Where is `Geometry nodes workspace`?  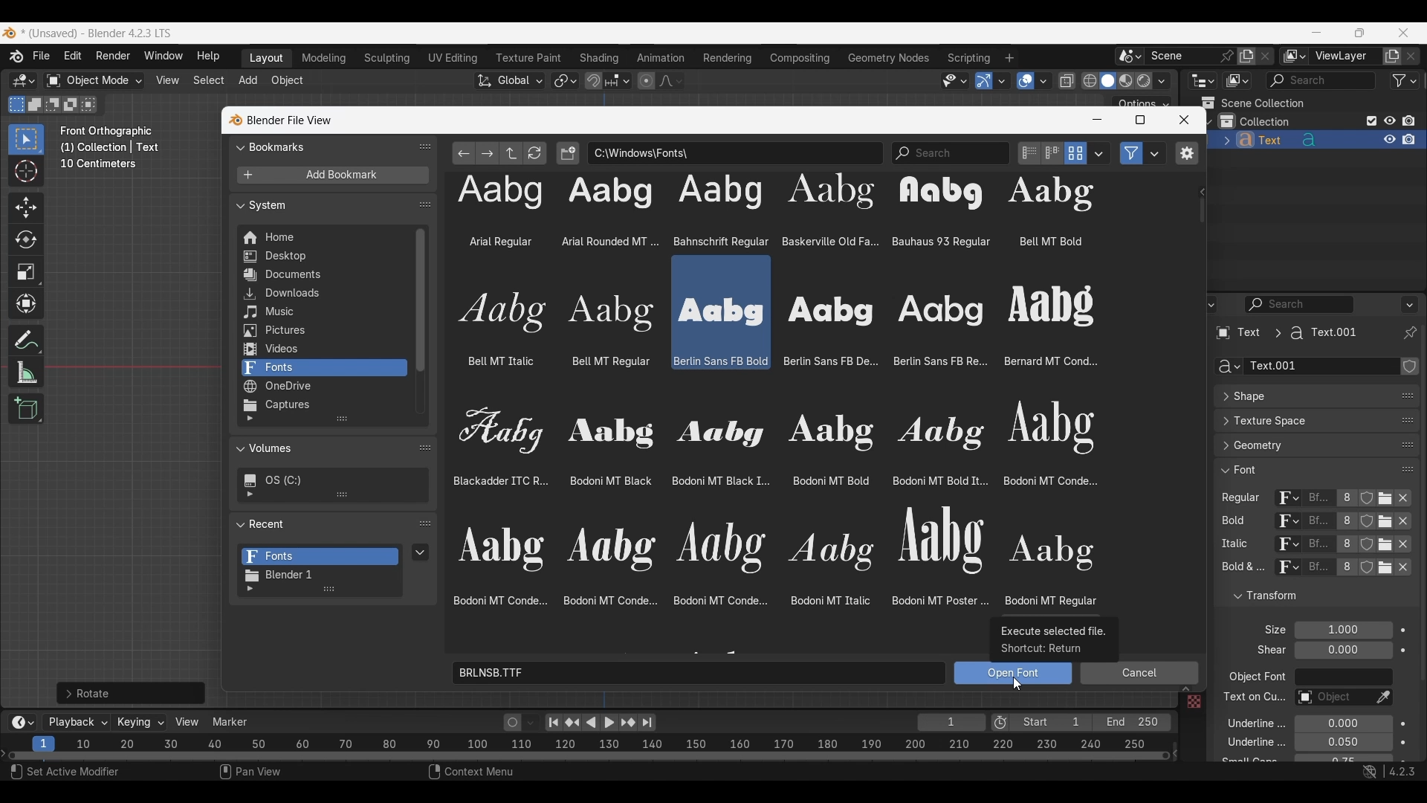 Geometry nodes workspace is located at coordinates (888, 57).